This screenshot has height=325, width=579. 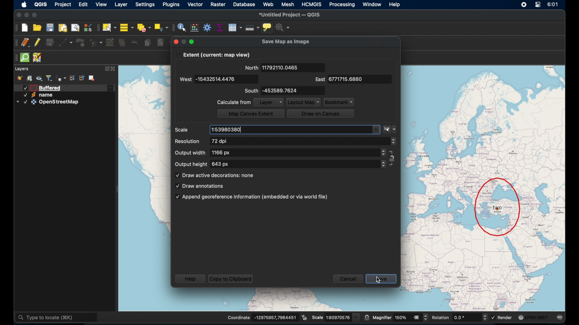 What do you see at coordinates (220, 27) in the screenshot?
I see `show statistical summary` at bounding box center [220, 27].